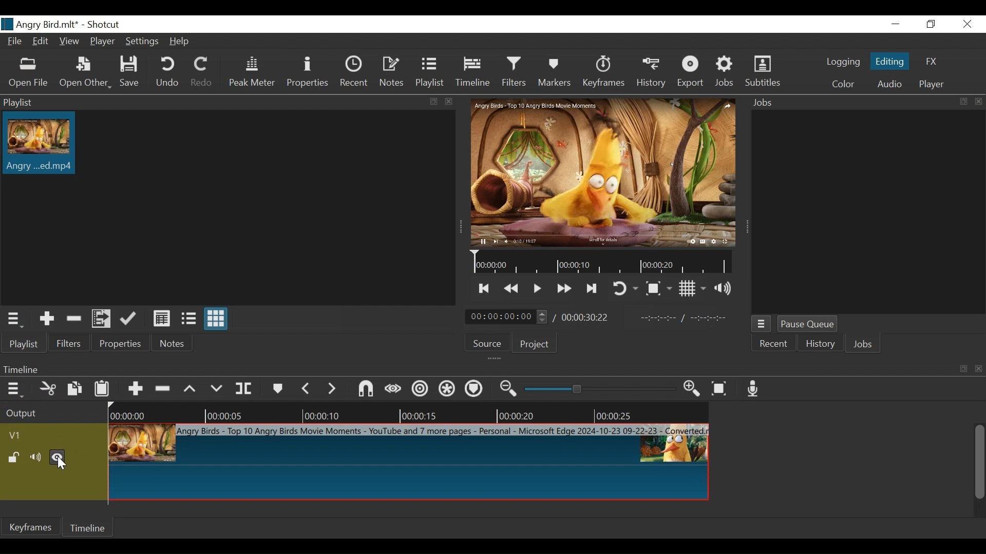  What do you see at coordinates (691, 72) in the screenshot?
I see `Export` at bounding box center [691, 72].